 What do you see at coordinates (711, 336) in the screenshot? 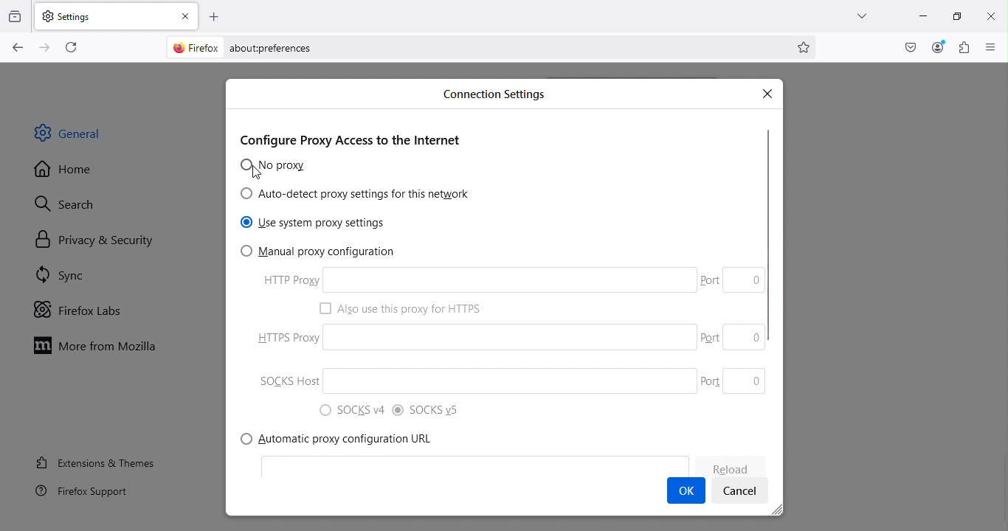
I see `Port` at bounding box center [711, 336].